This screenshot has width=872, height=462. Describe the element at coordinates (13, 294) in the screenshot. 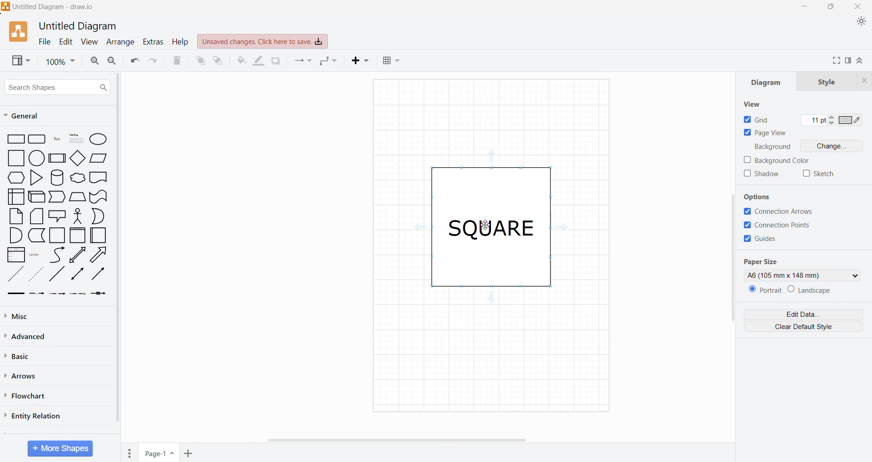

I see `Thick Arrow` at that location.